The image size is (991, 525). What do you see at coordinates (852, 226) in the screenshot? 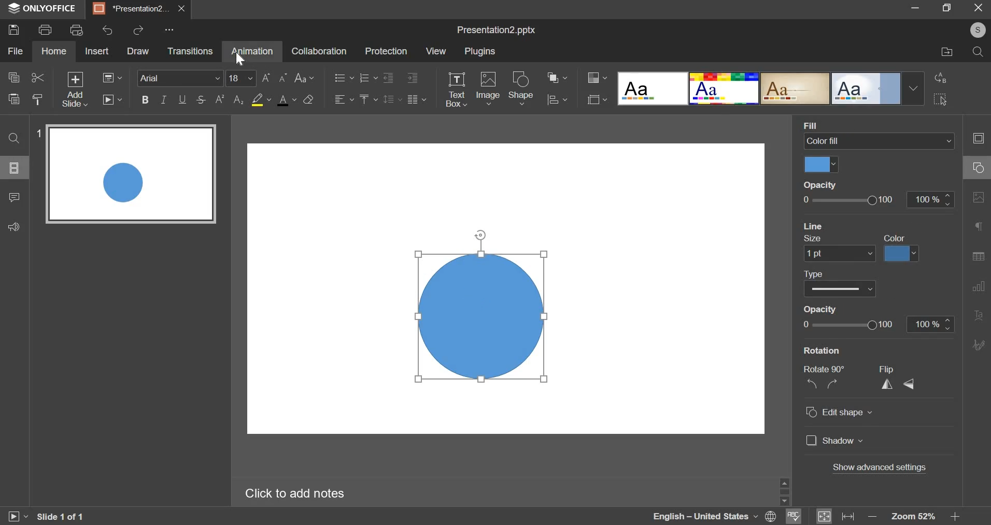
I see `reset background` at bounding box center [852, 226].